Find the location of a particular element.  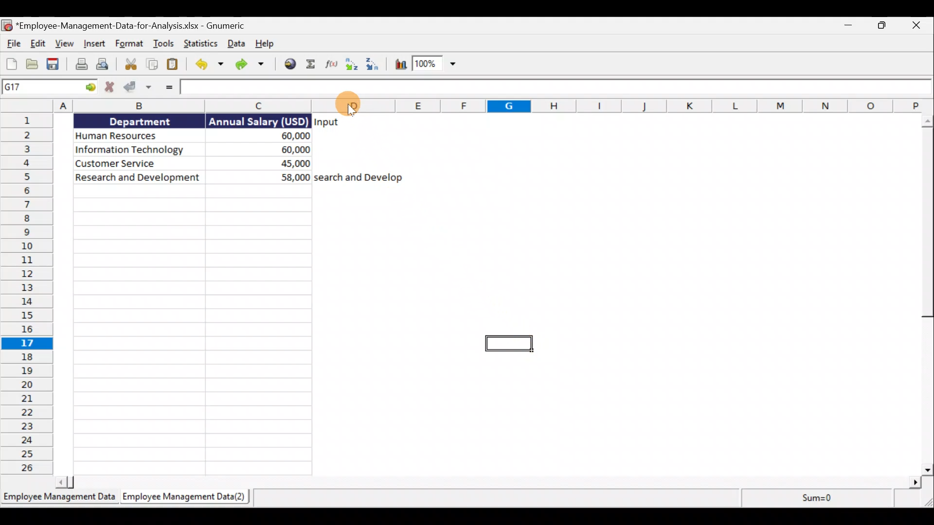

Close is located at coordinates (918, 24).